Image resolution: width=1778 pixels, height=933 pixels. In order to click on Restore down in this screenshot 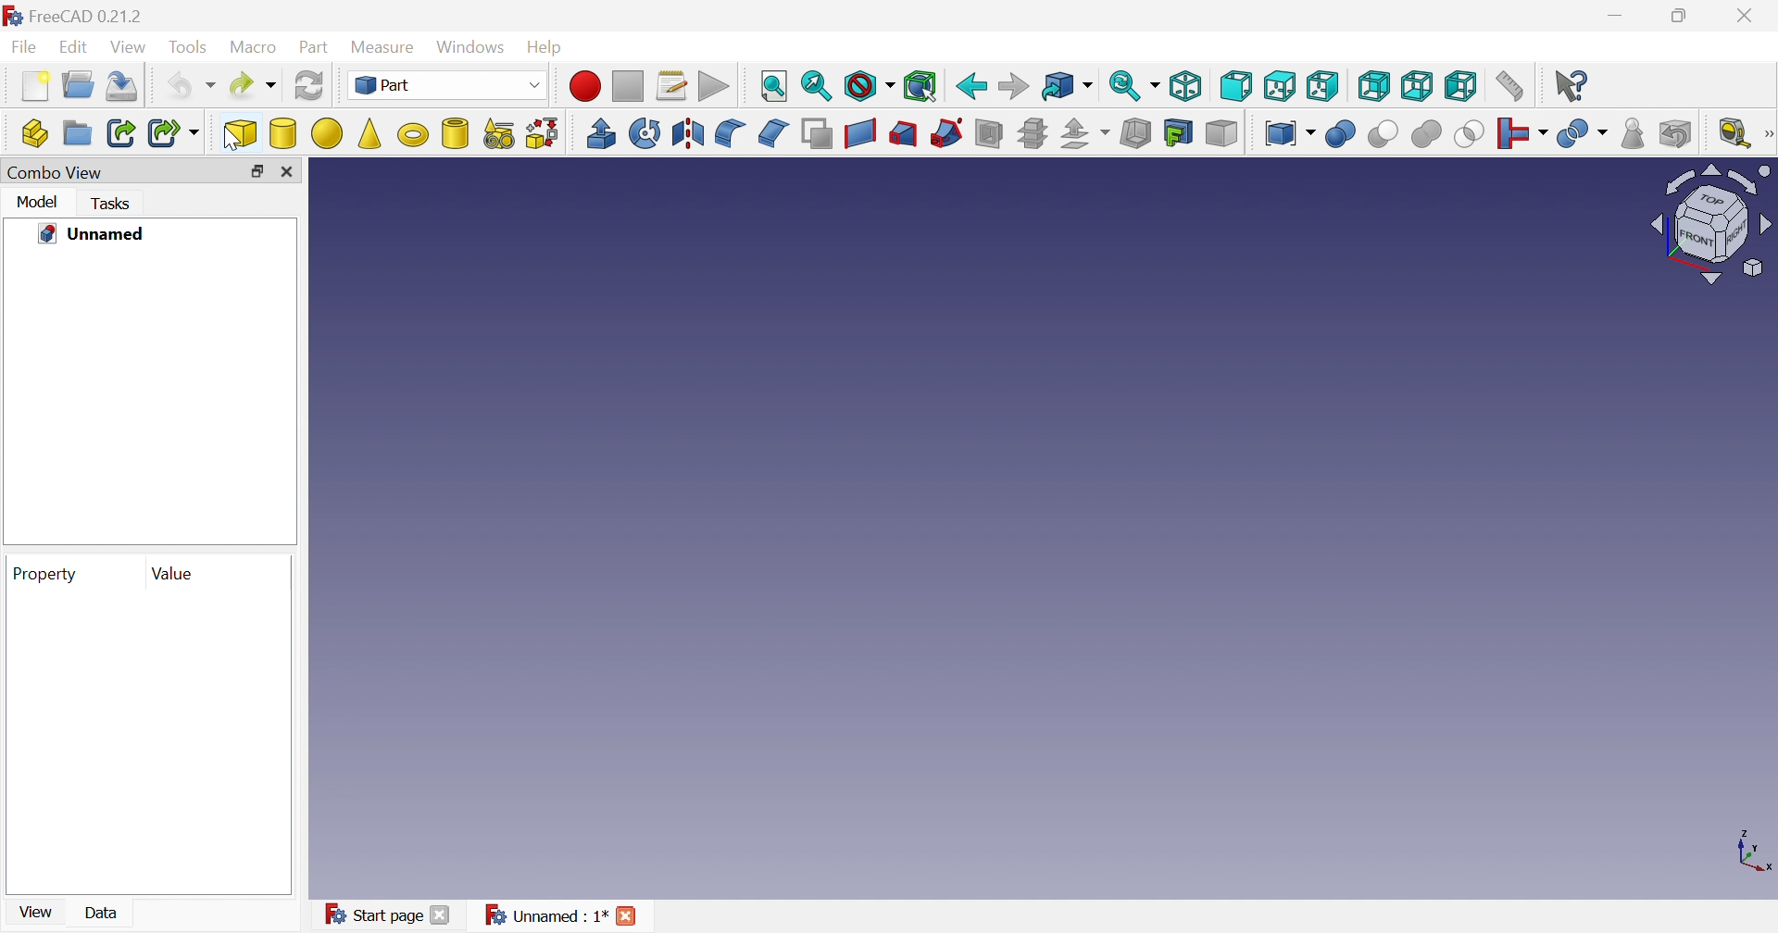, I will do `click(257, 171)`.